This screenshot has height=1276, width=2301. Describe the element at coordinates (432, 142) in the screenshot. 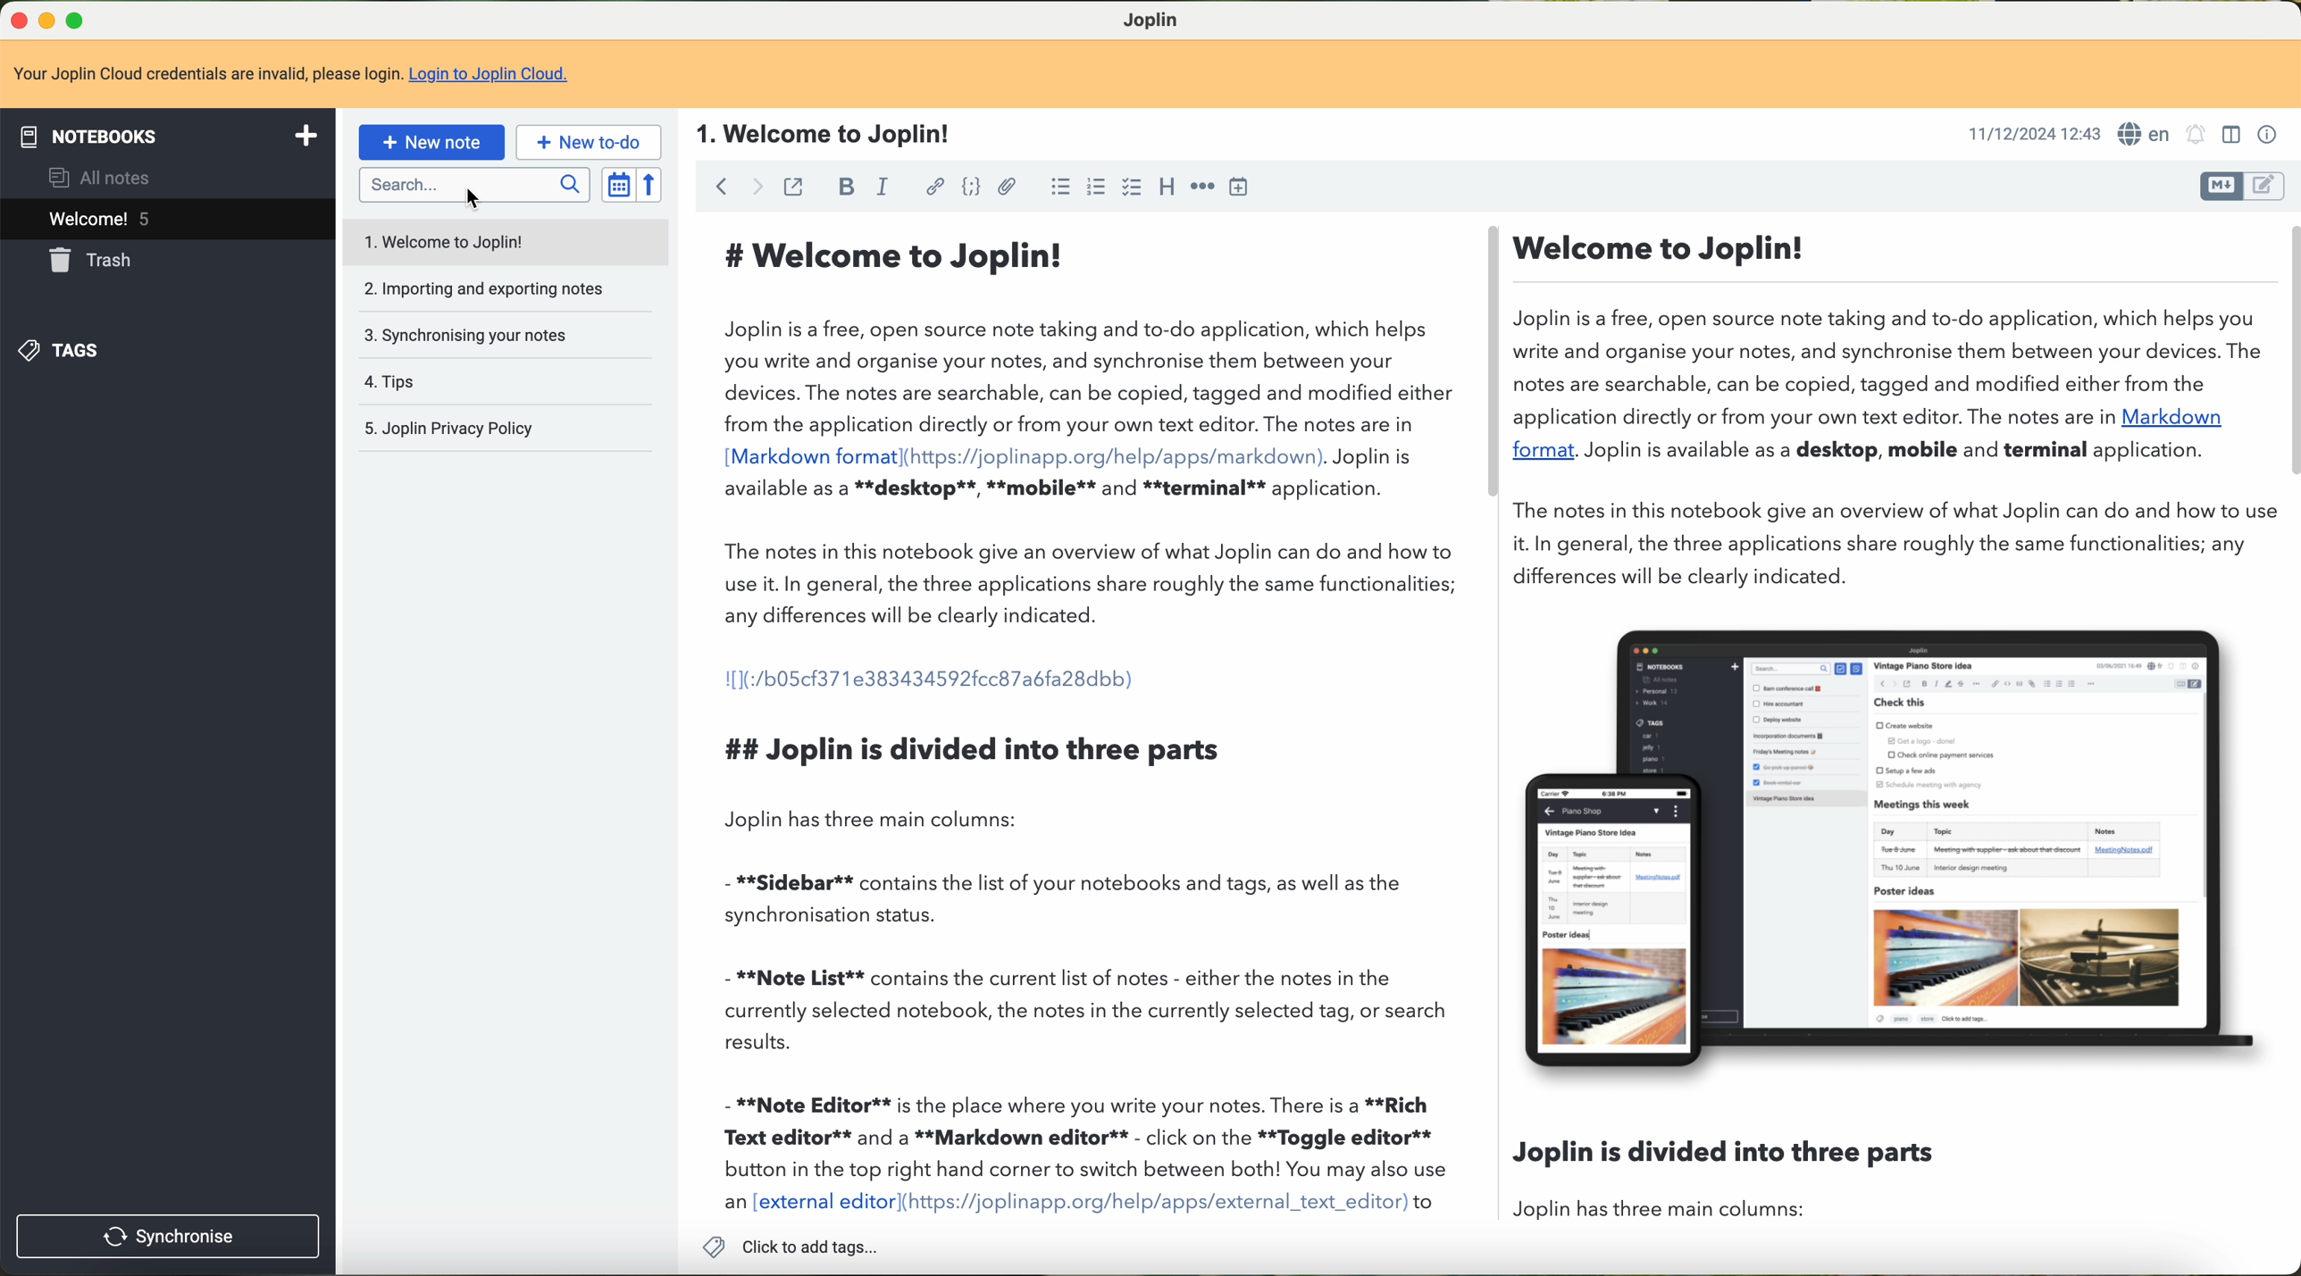

I see `new note` at that location.